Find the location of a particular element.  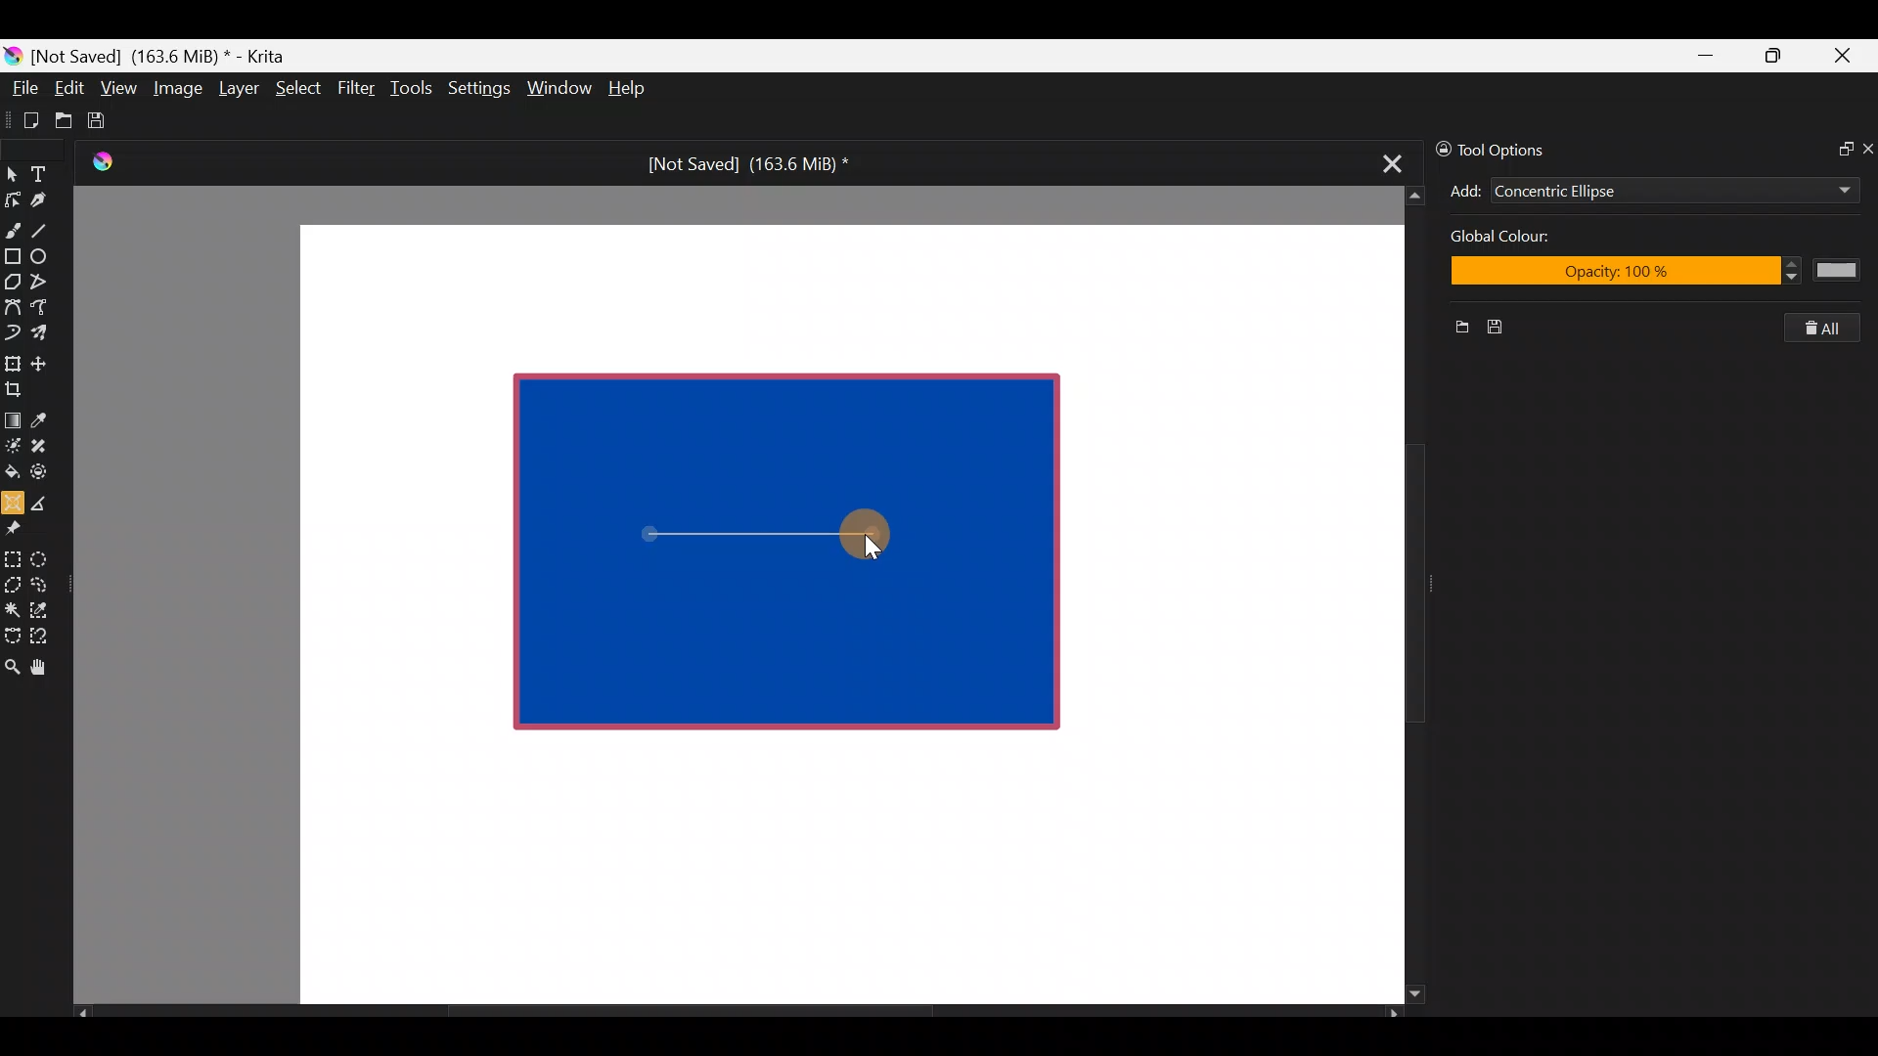

Measure the distance between two points is located at coordinates (45, 497).